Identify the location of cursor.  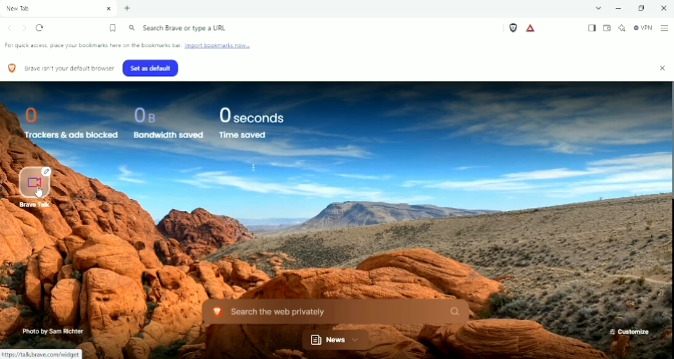
(40, 193).